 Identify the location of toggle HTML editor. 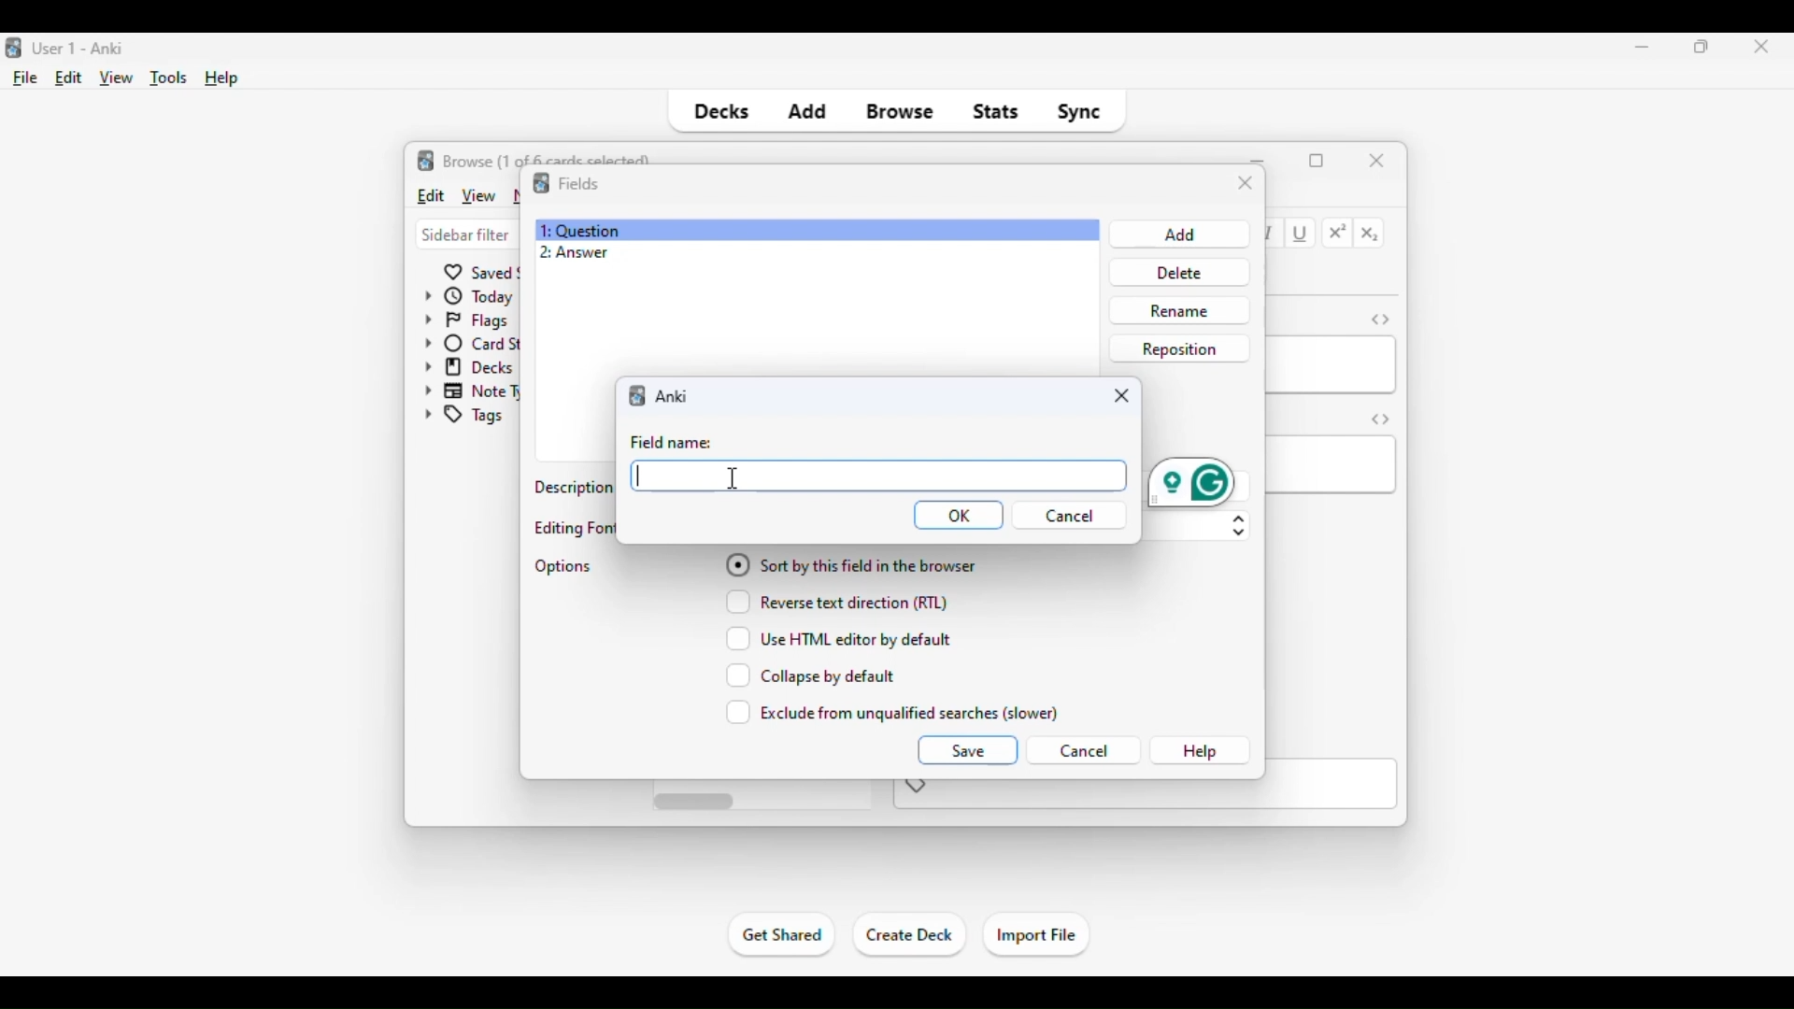
(1380, 319).